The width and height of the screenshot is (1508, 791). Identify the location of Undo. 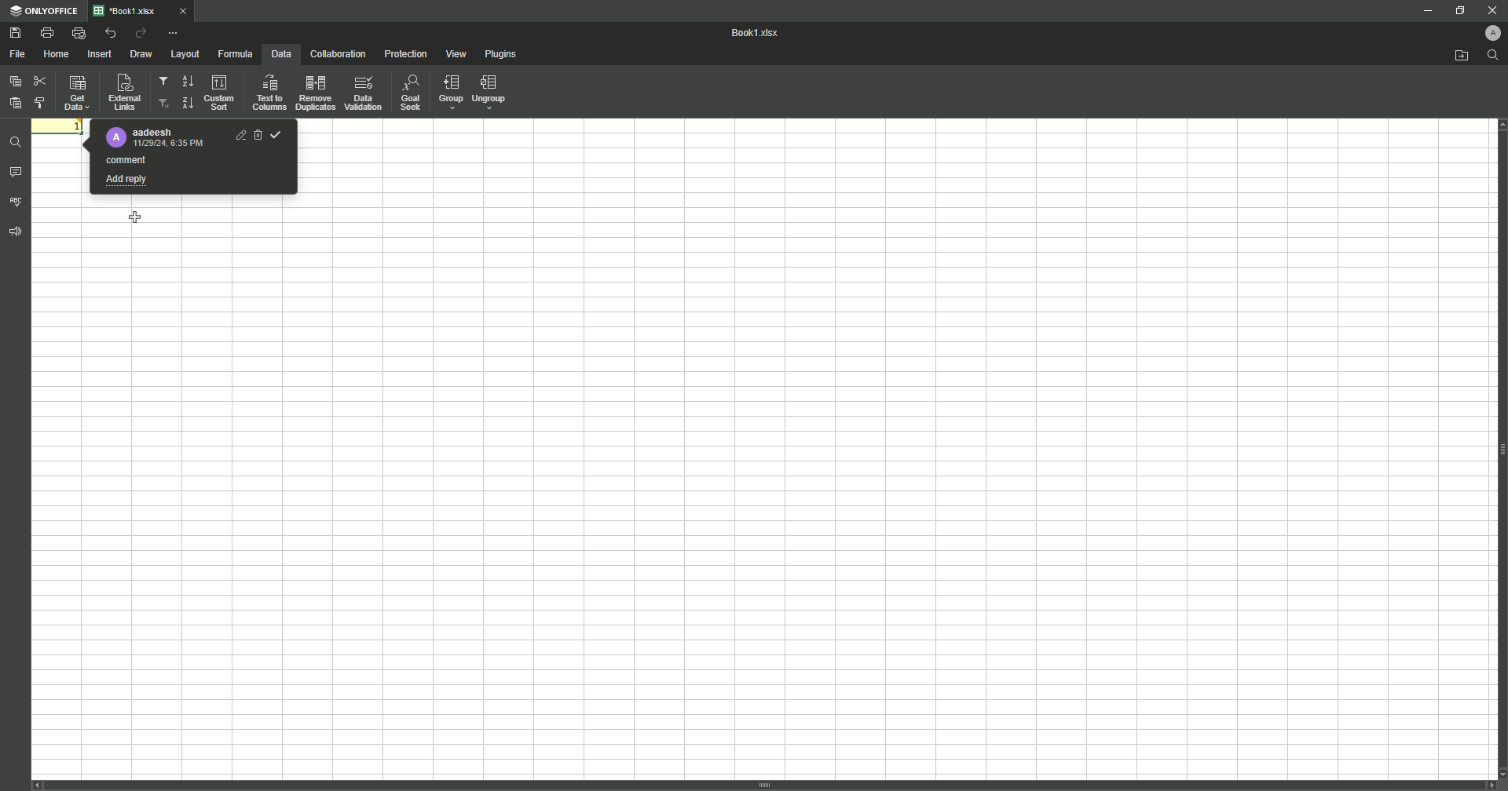
(109, 33).